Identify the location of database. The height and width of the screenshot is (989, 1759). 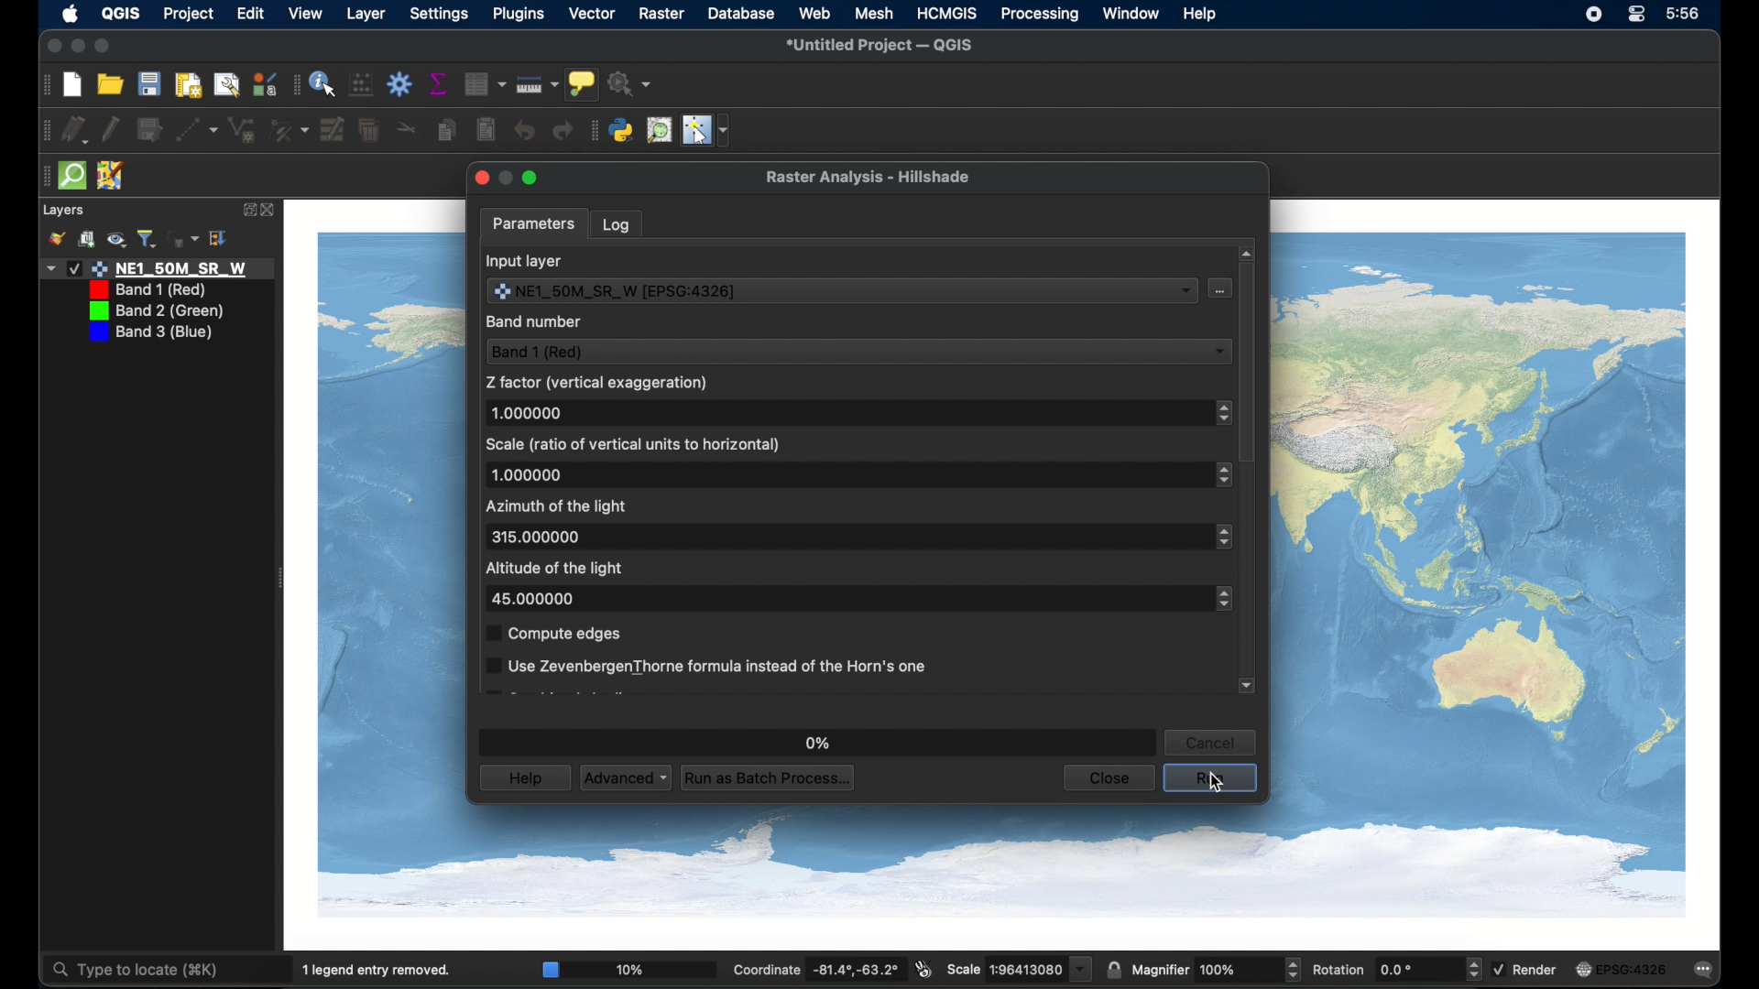
(739, 14).